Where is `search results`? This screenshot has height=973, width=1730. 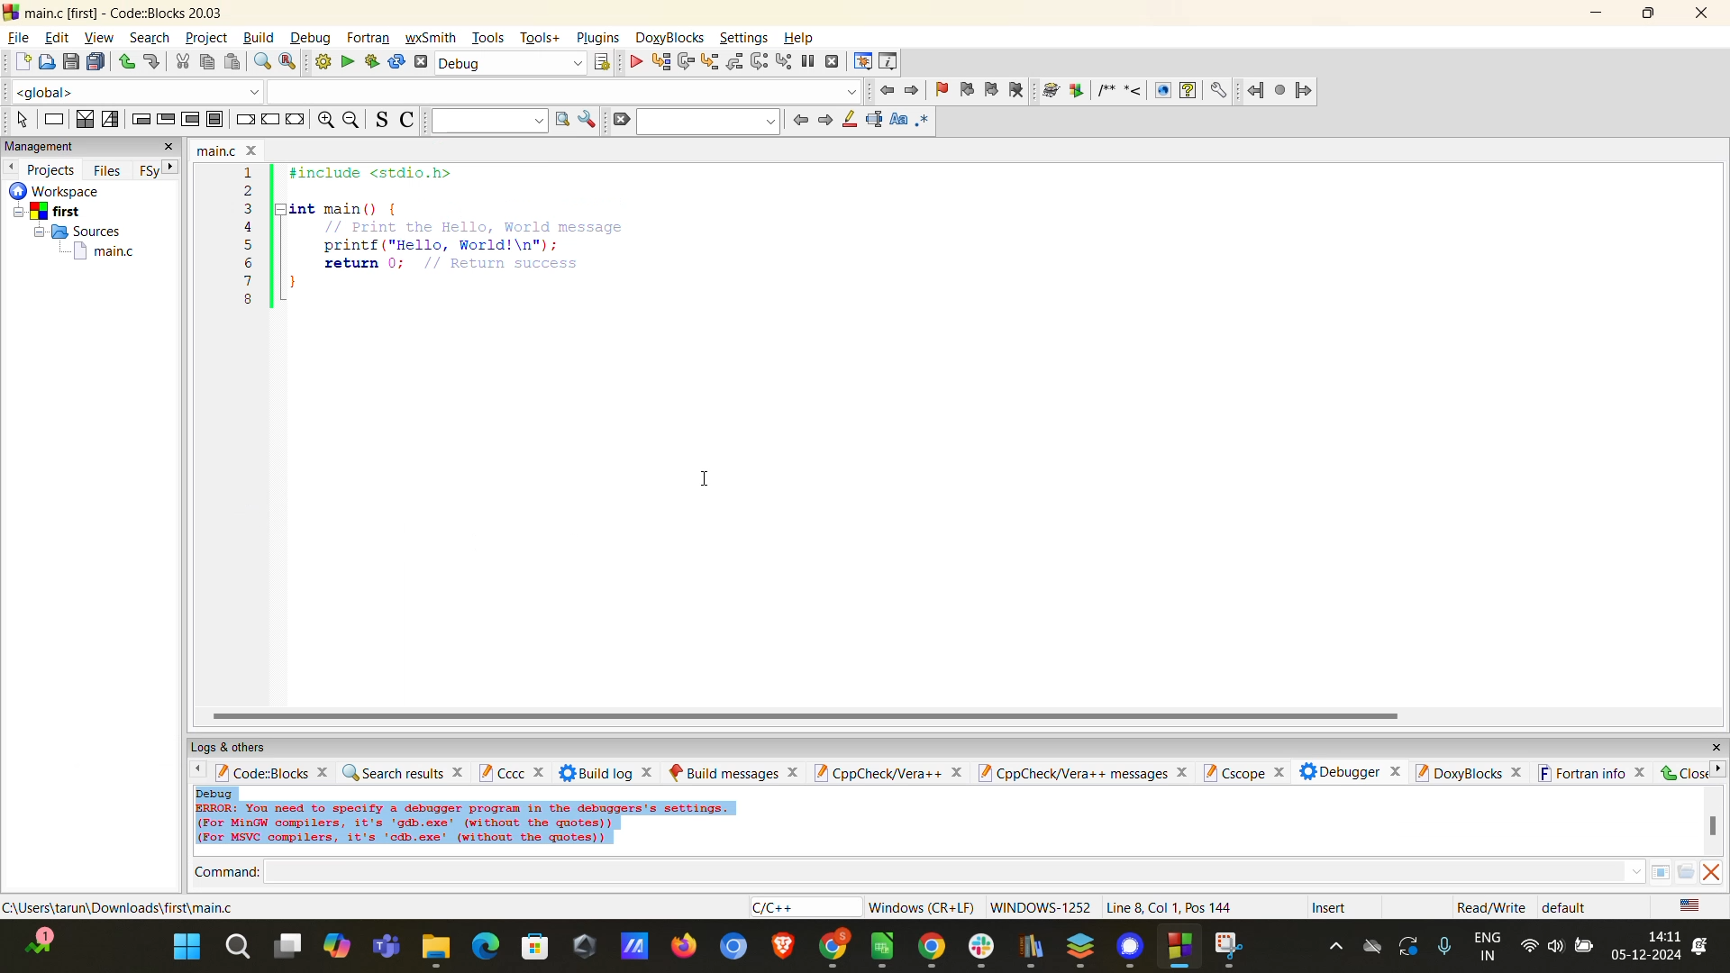
search results is located at coordinates (405, 771).